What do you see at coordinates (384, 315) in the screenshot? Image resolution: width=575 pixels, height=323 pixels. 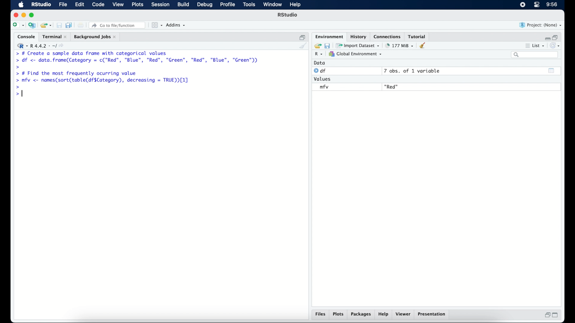 I see `help` at bounding box center [384, 315].